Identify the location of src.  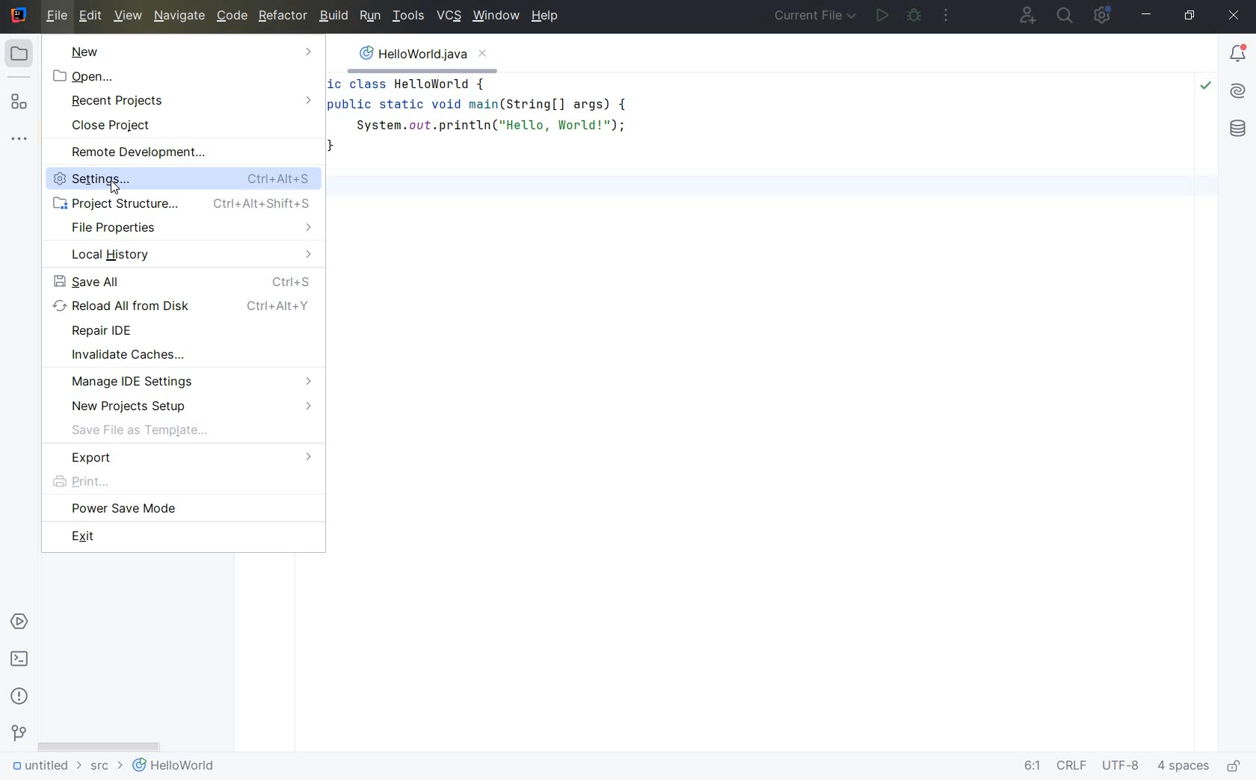
(105, 769).